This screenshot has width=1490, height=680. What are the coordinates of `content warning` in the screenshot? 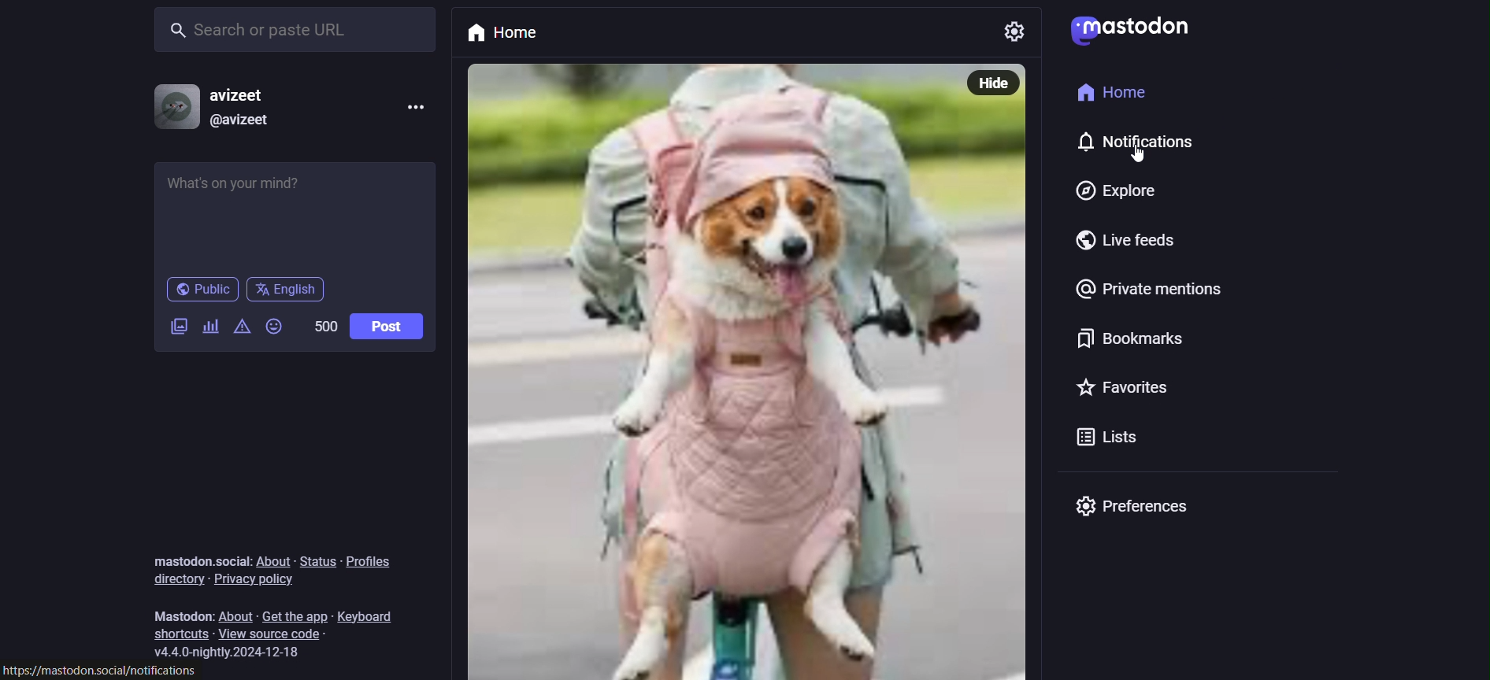 It's located at (243, 332).